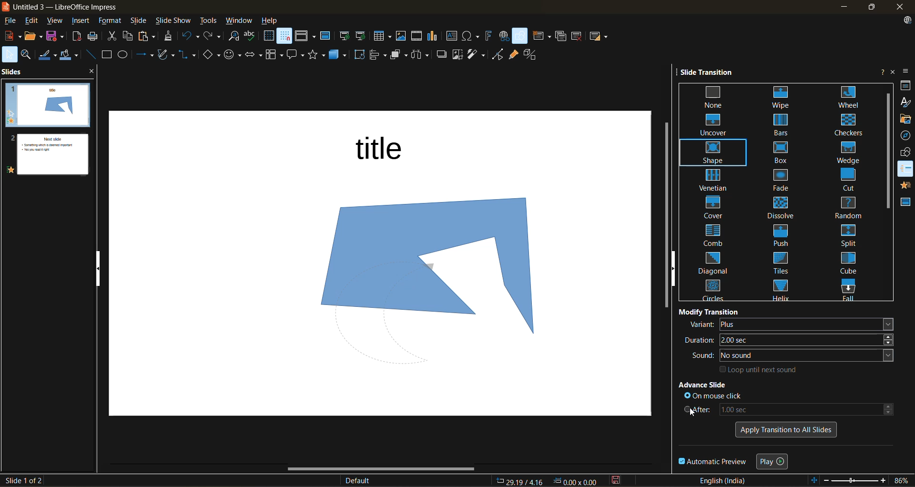 The height and width of the screenshot is (487, 915). I want to click on stars and banners, so click(319, 55).